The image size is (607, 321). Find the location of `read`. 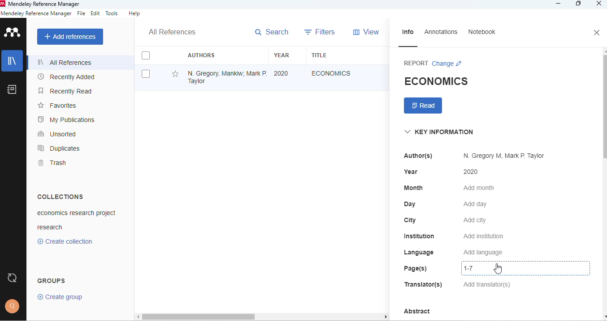

read is located at coordinates (423, 106).